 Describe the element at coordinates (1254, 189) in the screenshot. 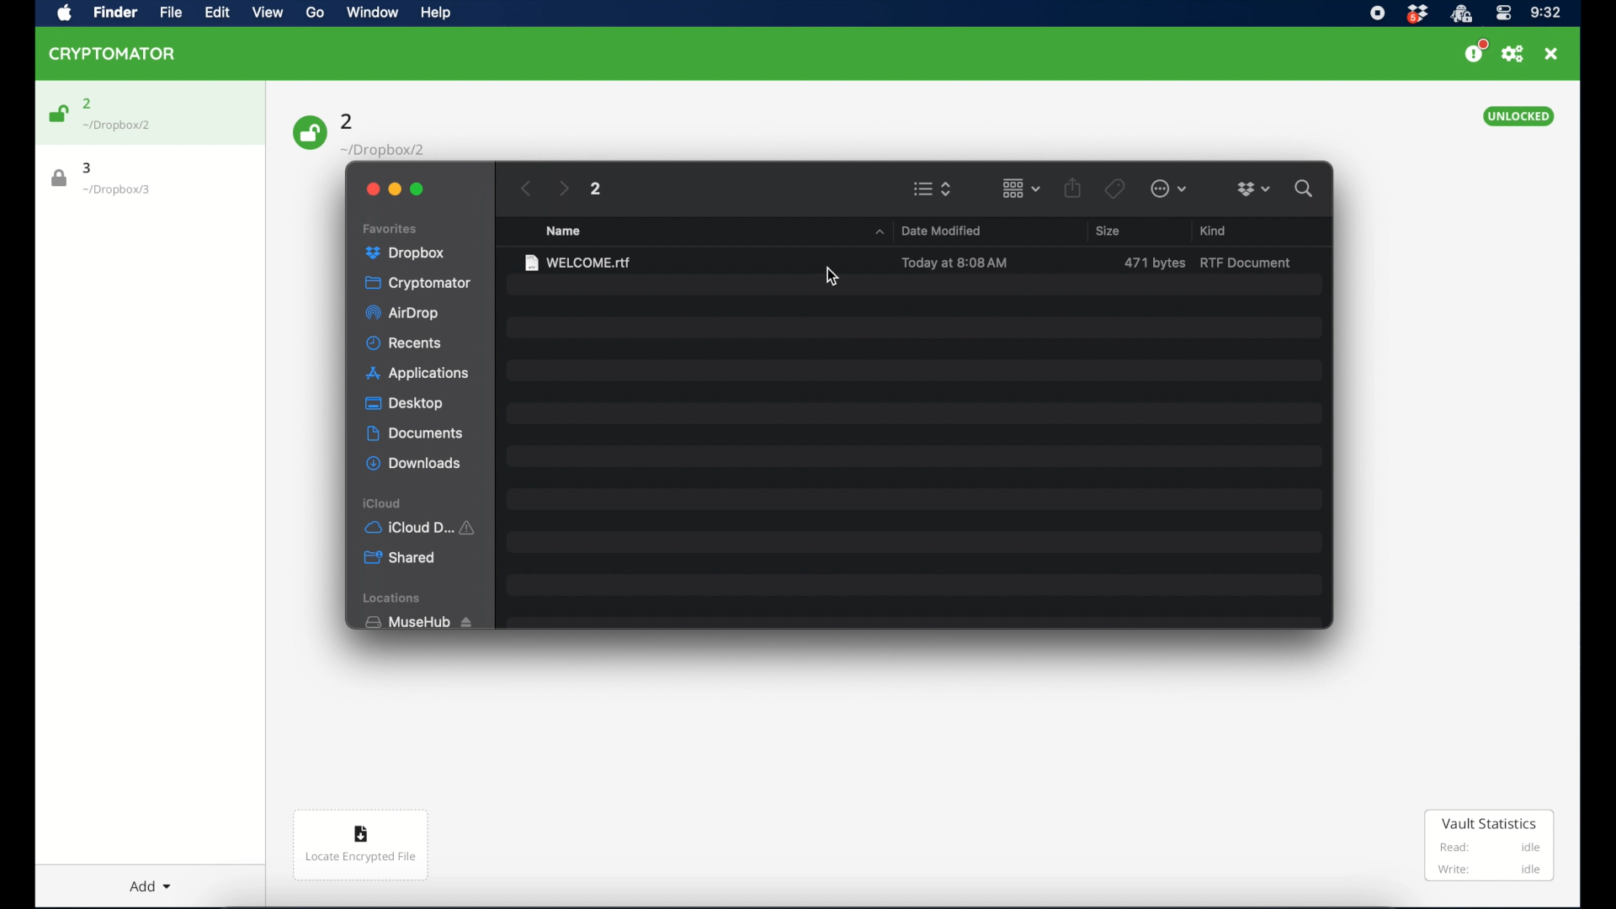

I see `dropbox` at that location.